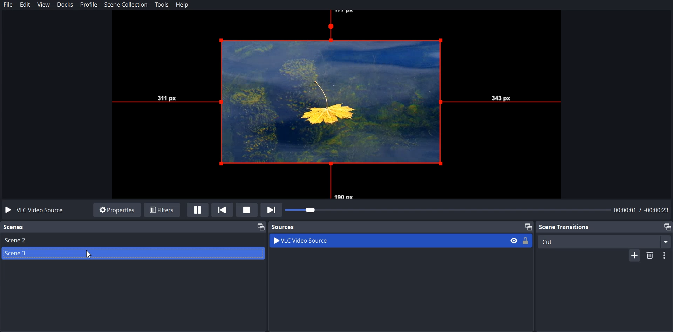 The image size is (673, 332). I want to click on Source 2, so click(133, 240).